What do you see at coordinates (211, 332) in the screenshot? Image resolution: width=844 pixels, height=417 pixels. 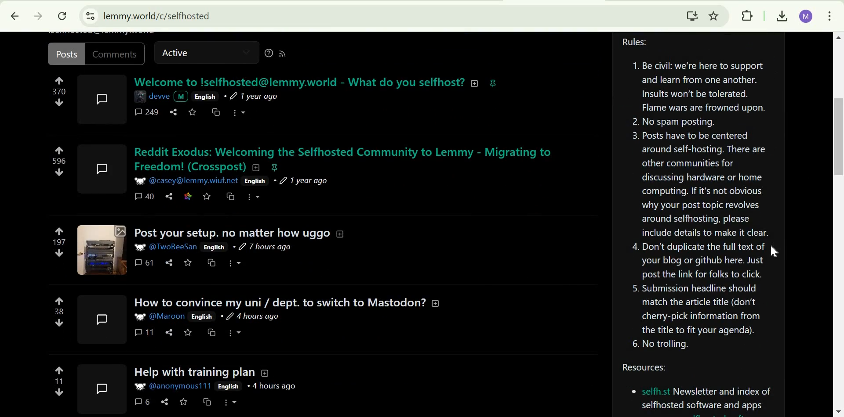 I see `cross-post` at bounding box center [211, 332].